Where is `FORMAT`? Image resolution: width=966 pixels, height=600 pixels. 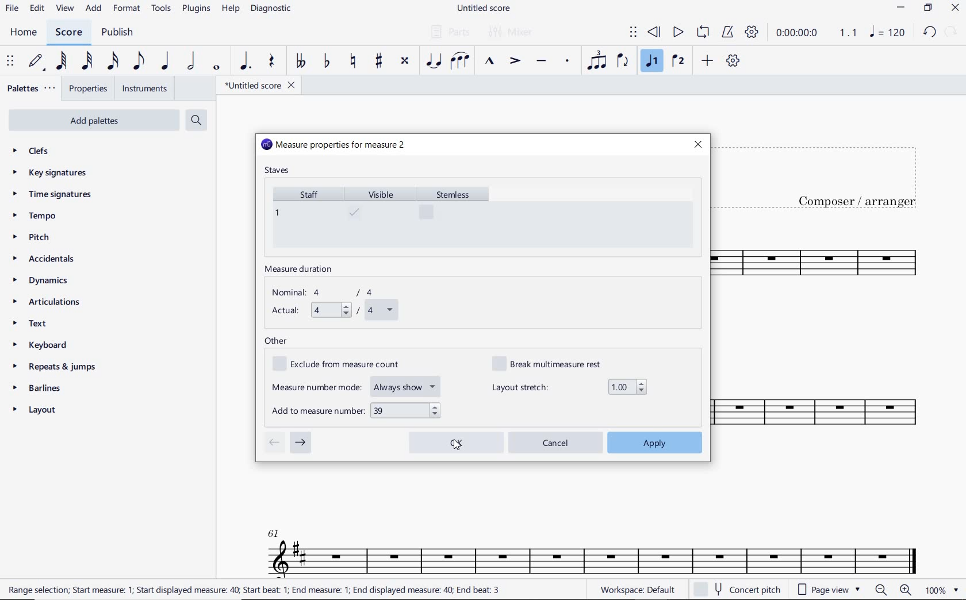
FORMAT is located at coordinates (128, 9).